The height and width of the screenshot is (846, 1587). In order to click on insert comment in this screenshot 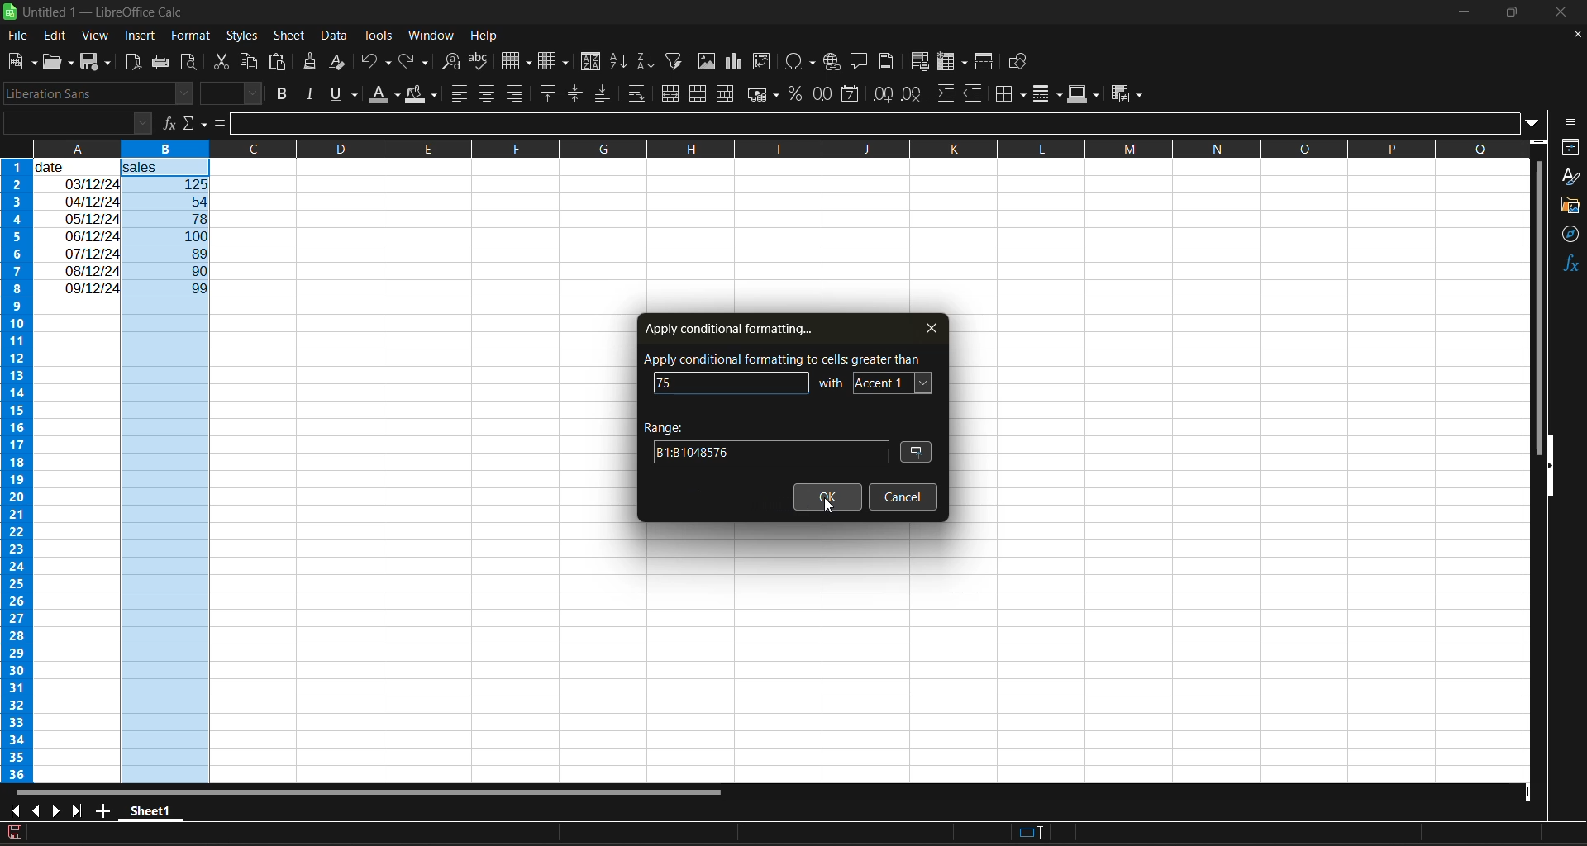, I will do `click(860, 62)`.